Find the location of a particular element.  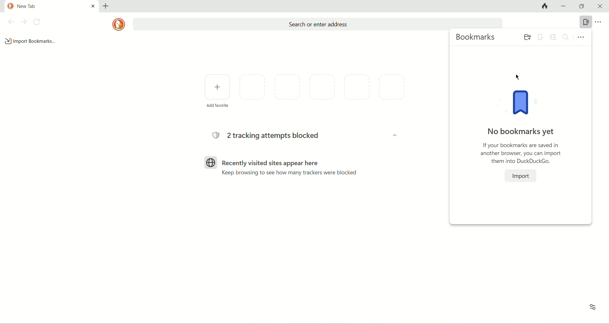

cursor is located at coordinates (517, 76).